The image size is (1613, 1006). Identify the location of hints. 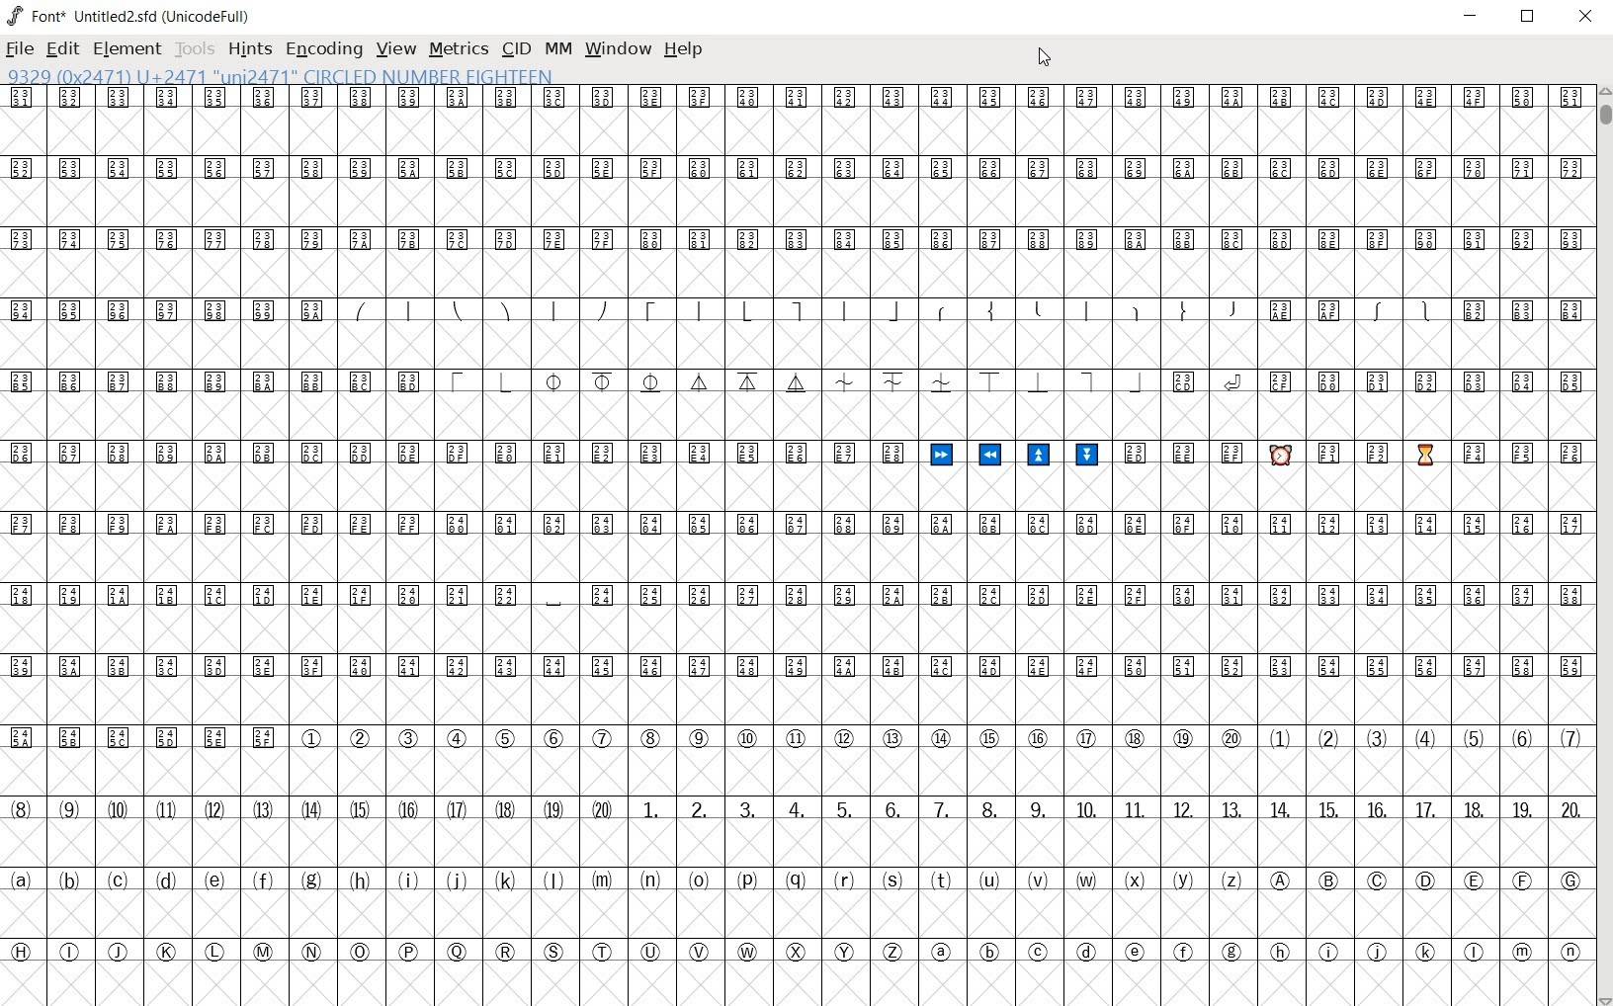
(250, 51).